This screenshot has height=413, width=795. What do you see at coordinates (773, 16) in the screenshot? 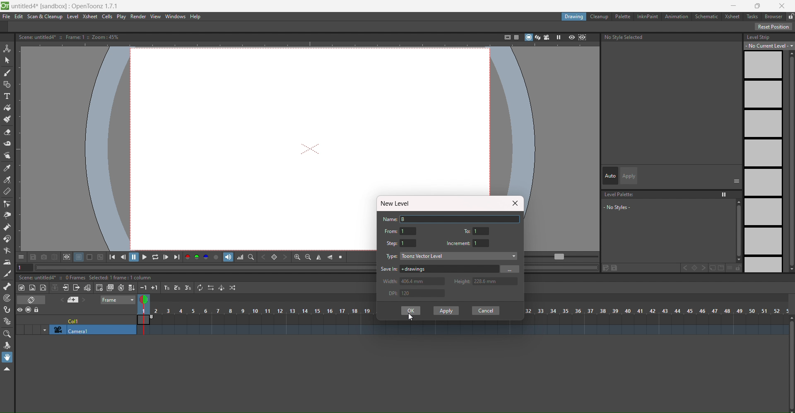
I see `b` at bounding box center [773, 16].